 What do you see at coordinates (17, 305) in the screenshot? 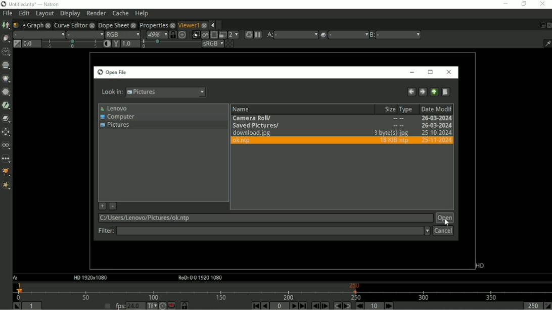
I see `Set playback in point` at bounding box center [17, 305].